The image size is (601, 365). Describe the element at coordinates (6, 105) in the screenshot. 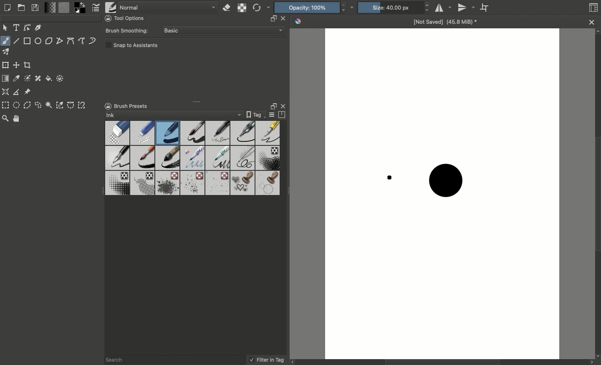

I see `Rectangular selection tool` at that location.